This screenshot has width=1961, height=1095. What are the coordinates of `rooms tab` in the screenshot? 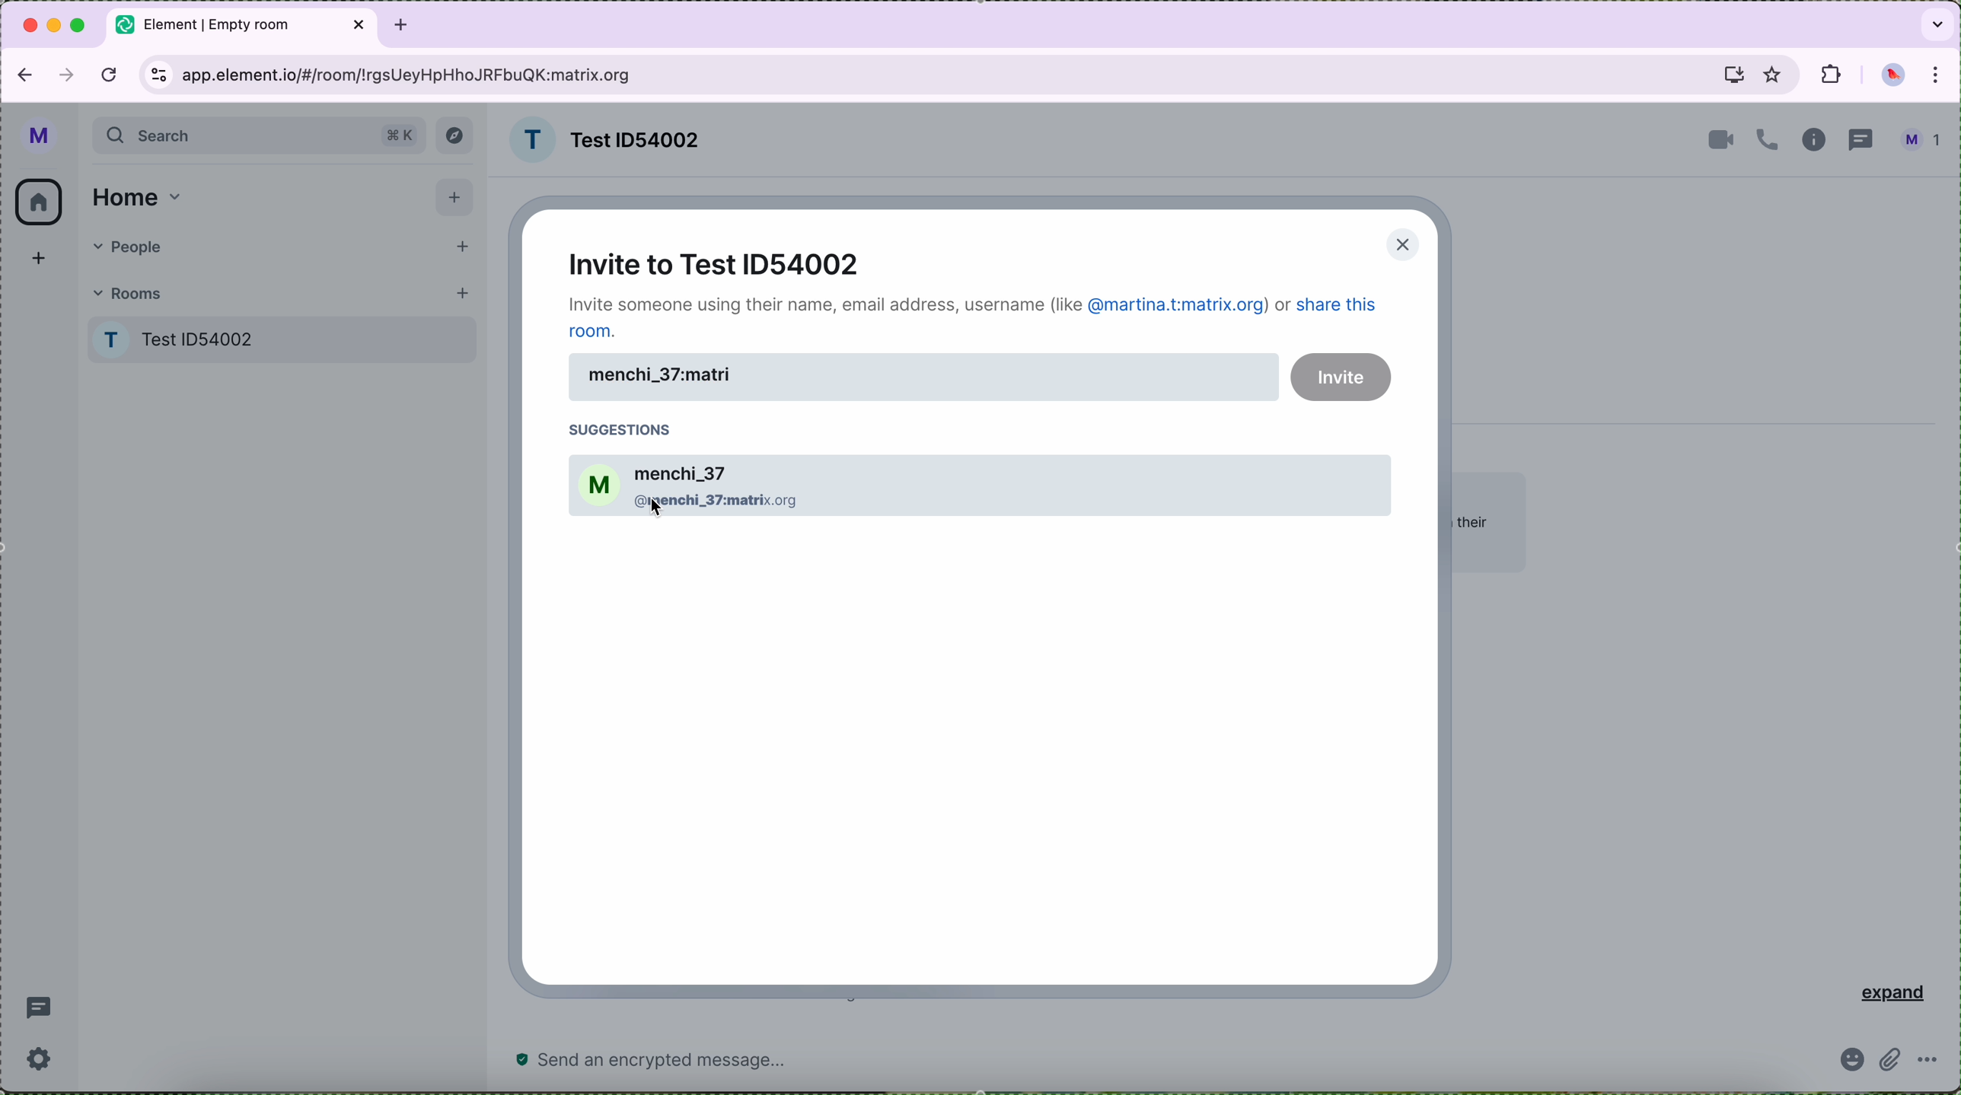 It's located at (281, 290).